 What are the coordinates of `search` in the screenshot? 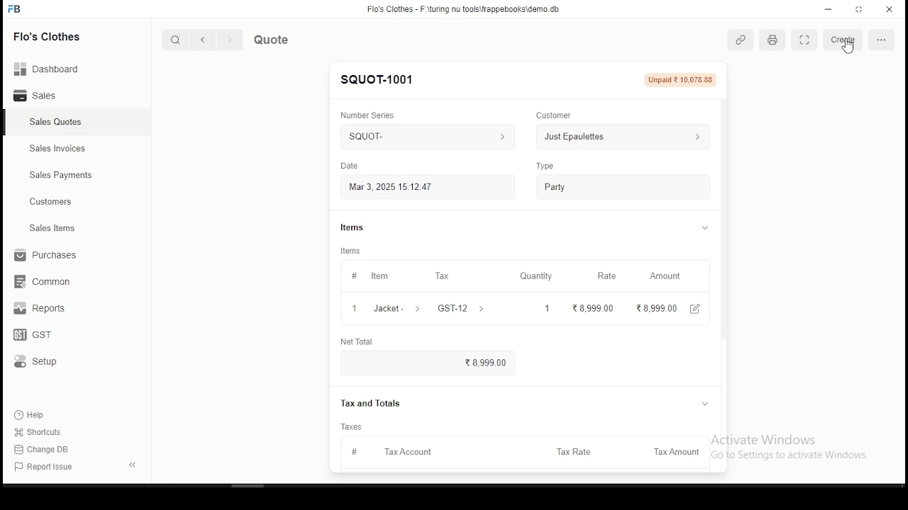 It's located at (175, 39).